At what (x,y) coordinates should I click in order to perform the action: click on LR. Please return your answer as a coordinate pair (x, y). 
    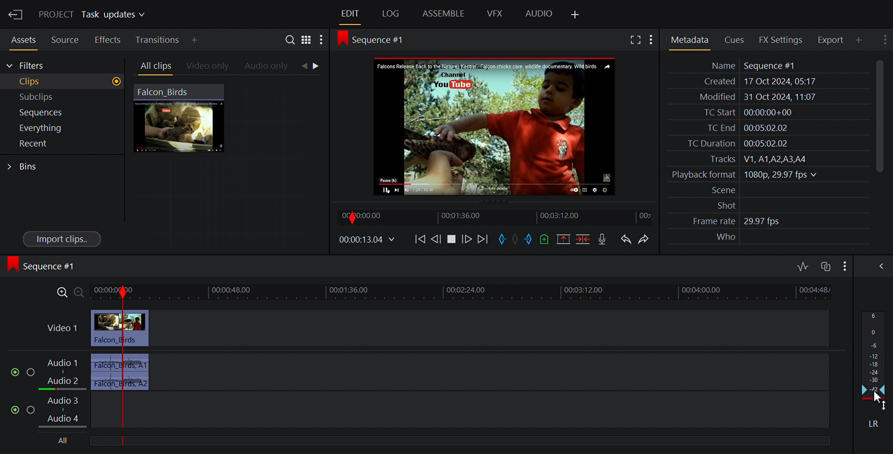
    Looking at the image, I should click on (871, 422).